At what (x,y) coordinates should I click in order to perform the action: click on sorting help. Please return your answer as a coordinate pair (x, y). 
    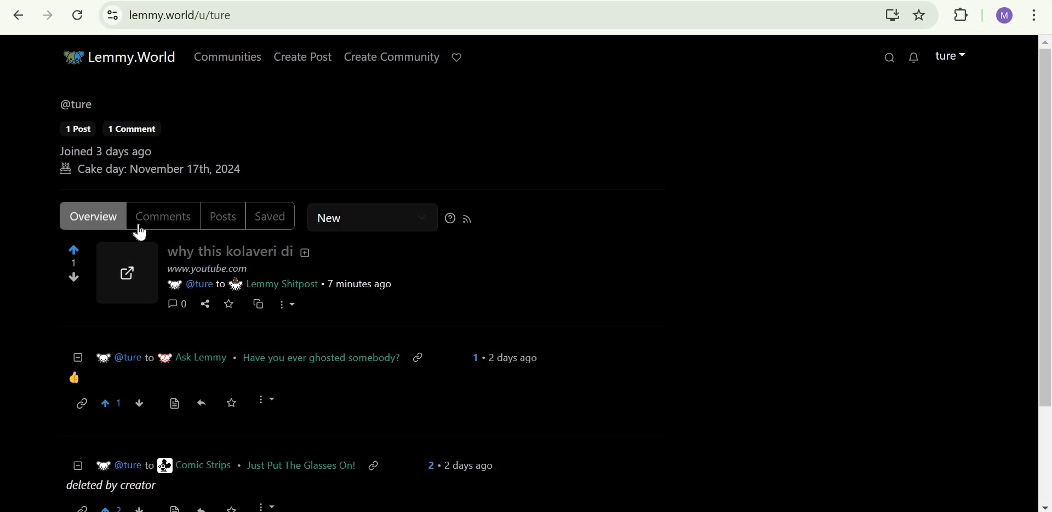
    Looking at the image, I should click on (447, 219).